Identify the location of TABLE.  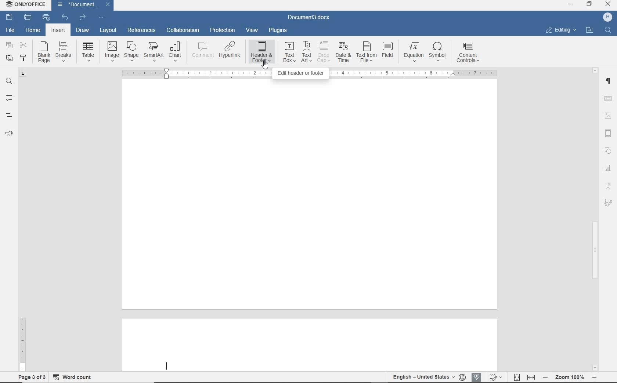
(609, 98).